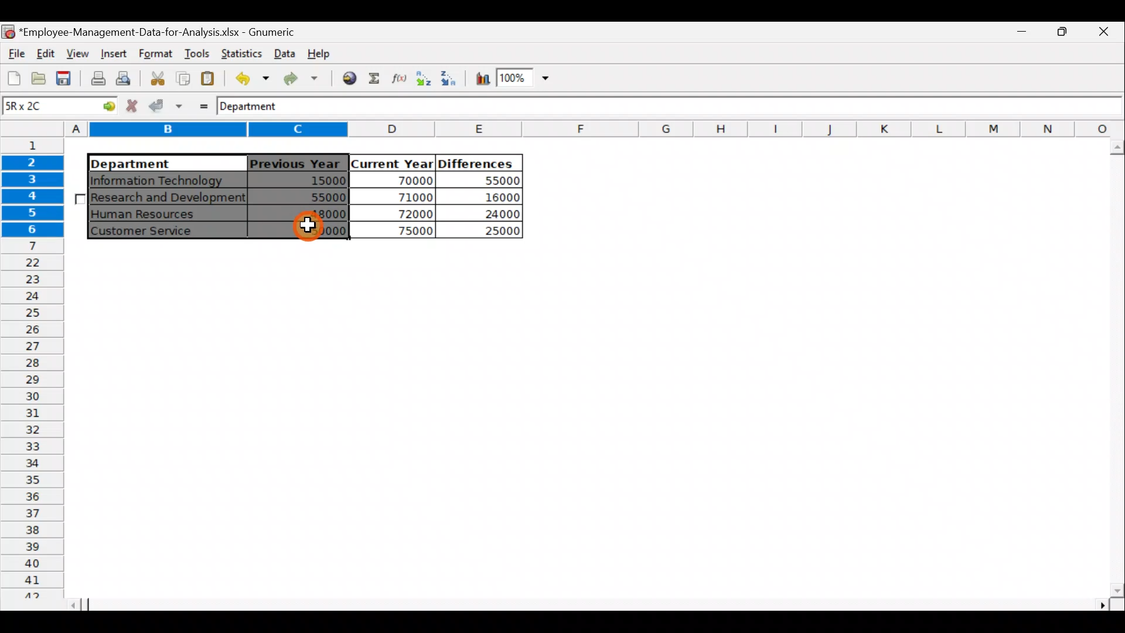 The image size is (1125, 633). I want to click on Accept change, so click(166, 106).